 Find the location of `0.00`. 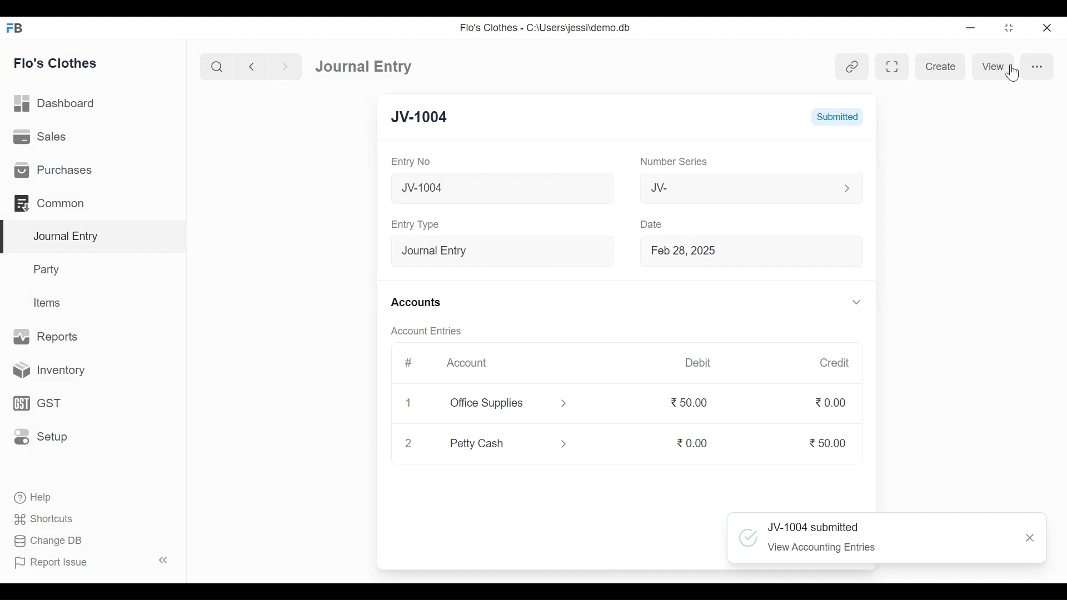

0.00 is located at coordinates (687, 442).